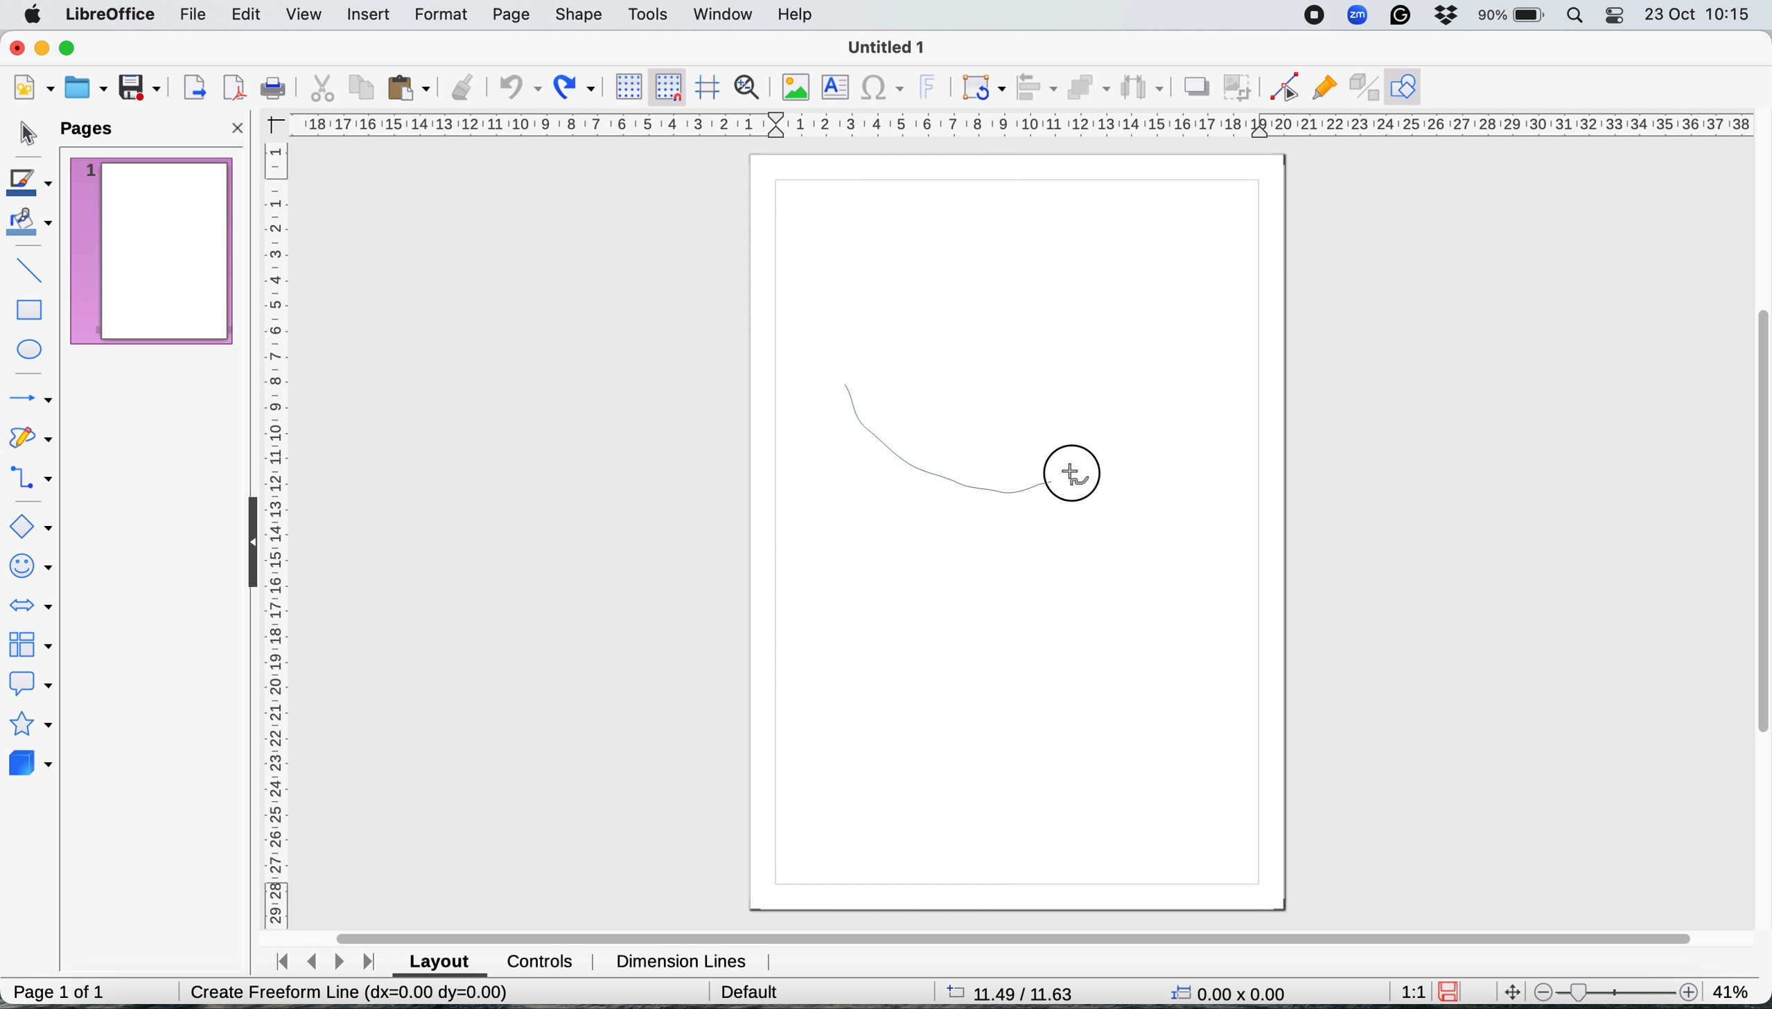  What do you see at coordinates (1403, 87) in the screenshot?
I see `show draw functions` at bounding box center [1403, 87].